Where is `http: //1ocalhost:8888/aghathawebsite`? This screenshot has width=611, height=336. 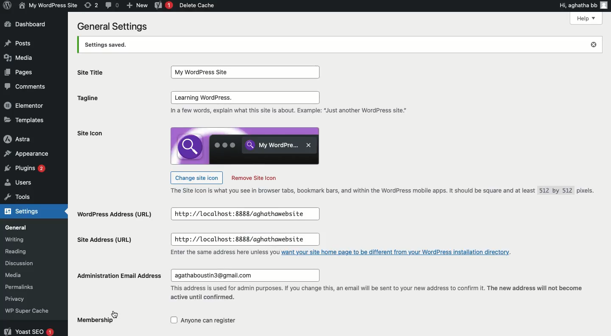
http: //1ocalhost:8888/aghathawebsite is located at coordinates (245, 240).